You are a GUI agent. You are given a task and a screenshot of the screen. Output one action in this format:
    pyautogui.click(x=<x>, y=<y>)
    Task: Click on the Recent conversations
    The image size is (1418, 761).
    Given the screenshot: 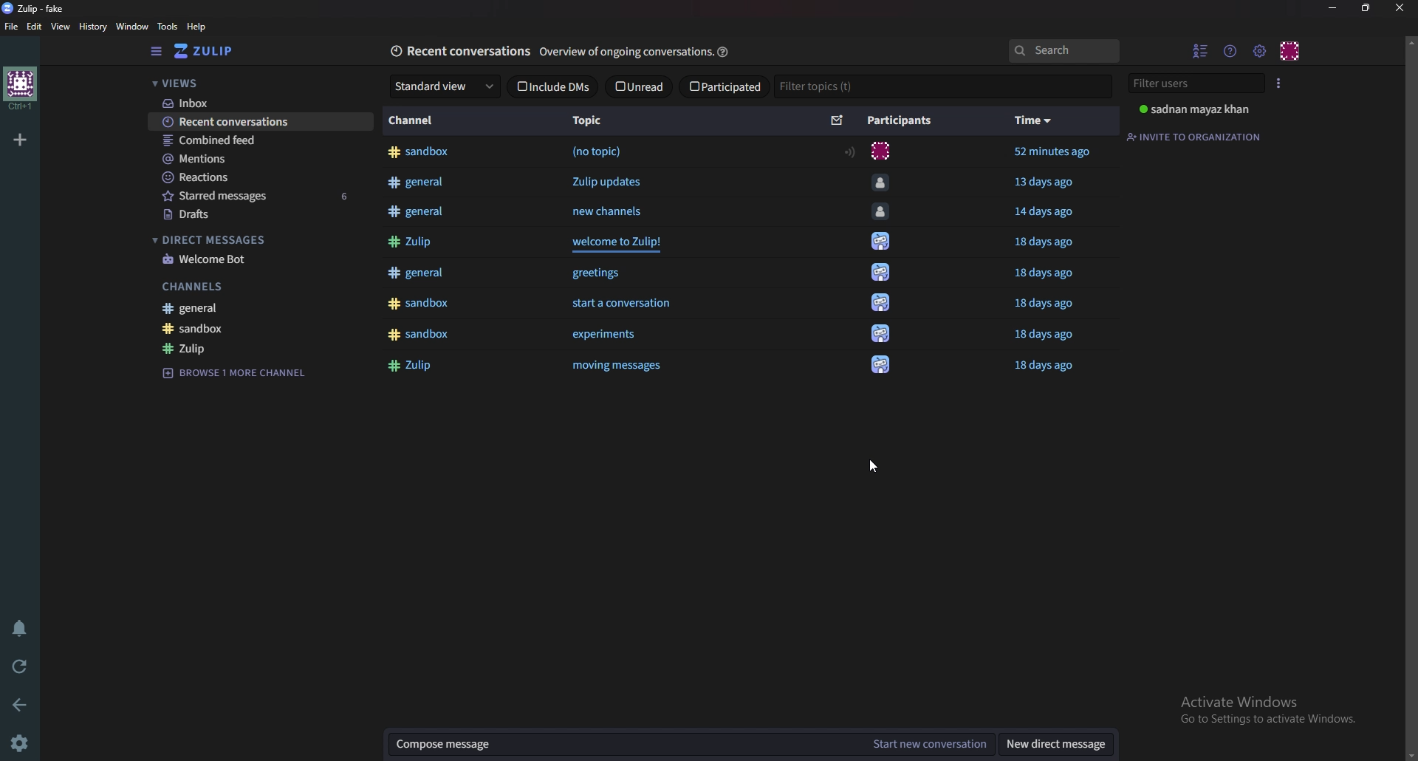 What is the action you would take?
    pyautogui.click(x=458, y=50)
    